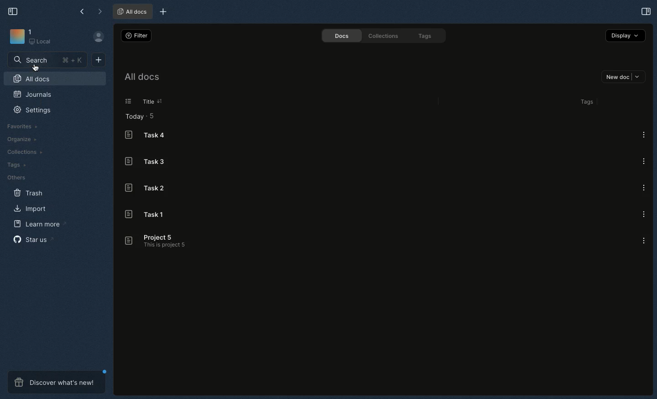 Image resolution: width=657 pixels, height=399 pixels. I want to click on Trash, so click(29, 192).